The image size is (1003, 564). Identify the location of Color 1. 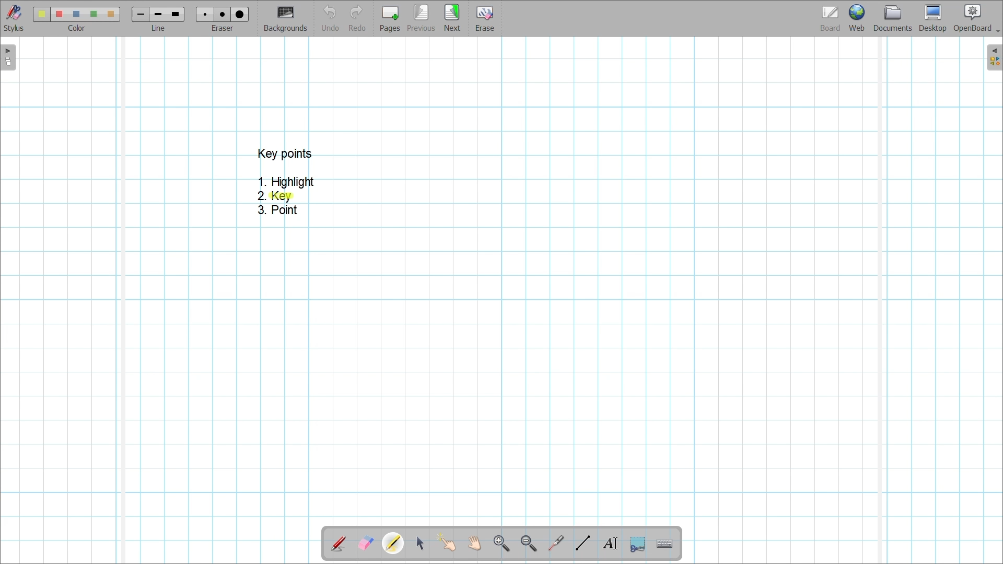
(41, 14).